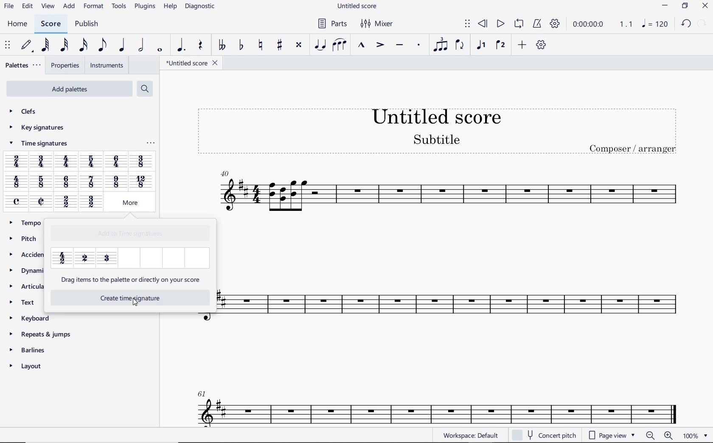 The width and height of the screenshot is (713, 443). What do you see at coordinates (131, 280) in the screenshot?
I see `drag items to the palette or directly on your score` at bounding box center [131, 280].